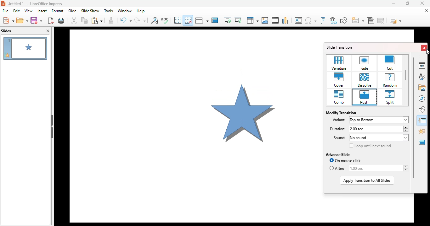  I want to click on clone formatting, so click(111, 20).